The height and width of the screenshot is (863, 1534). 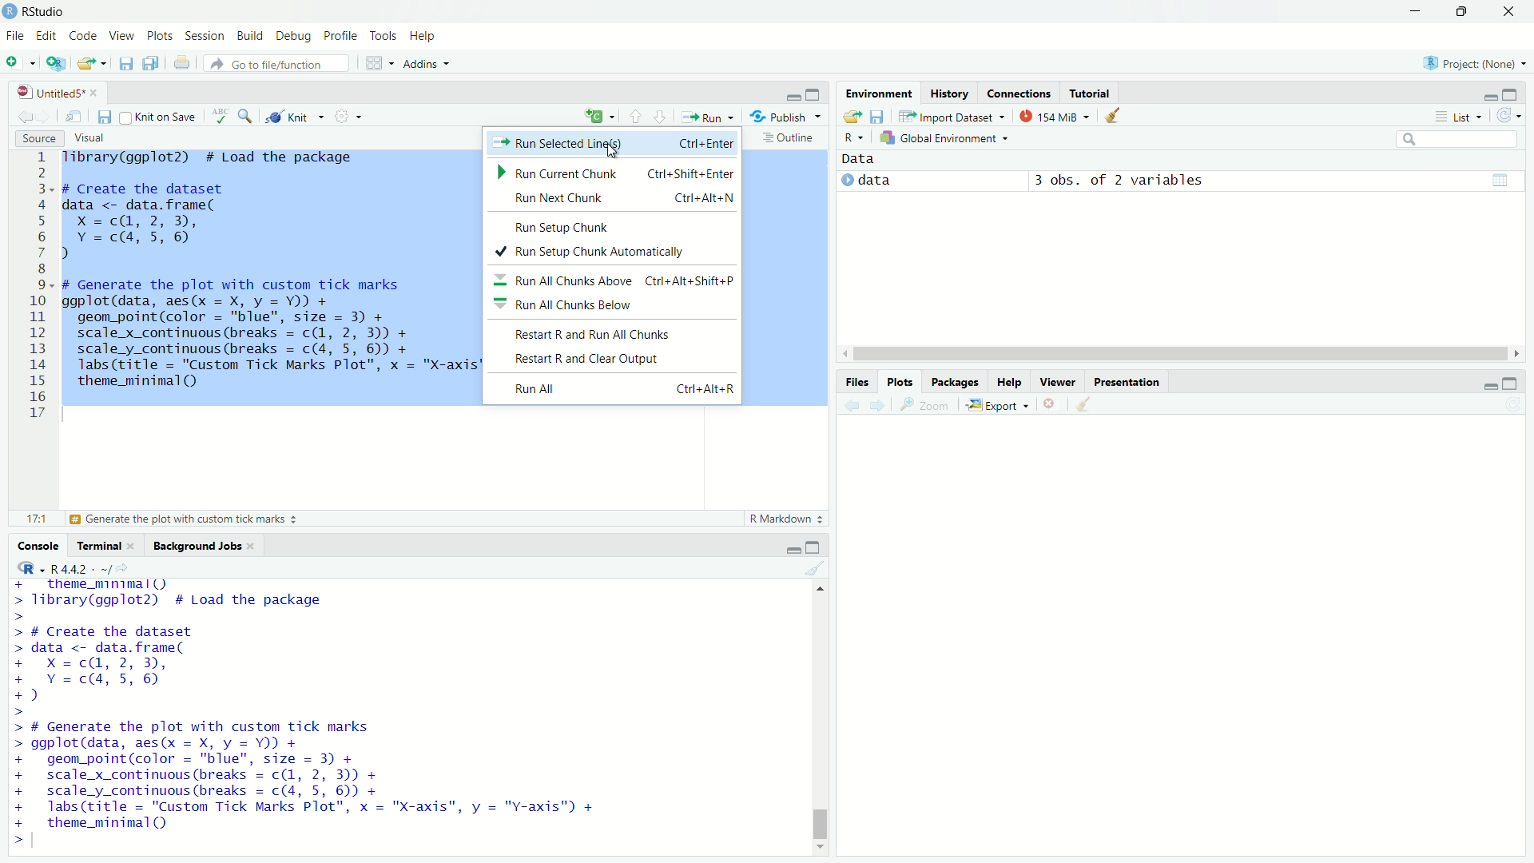 I want to click on r markdown, so click(x=781, y=518).